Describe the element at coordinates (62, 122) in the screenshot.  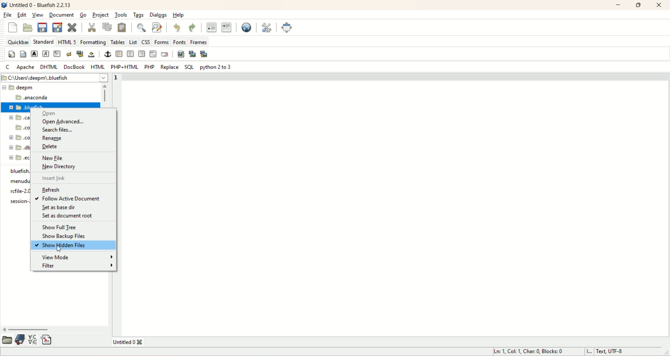
I see `open advanced ` at that location.